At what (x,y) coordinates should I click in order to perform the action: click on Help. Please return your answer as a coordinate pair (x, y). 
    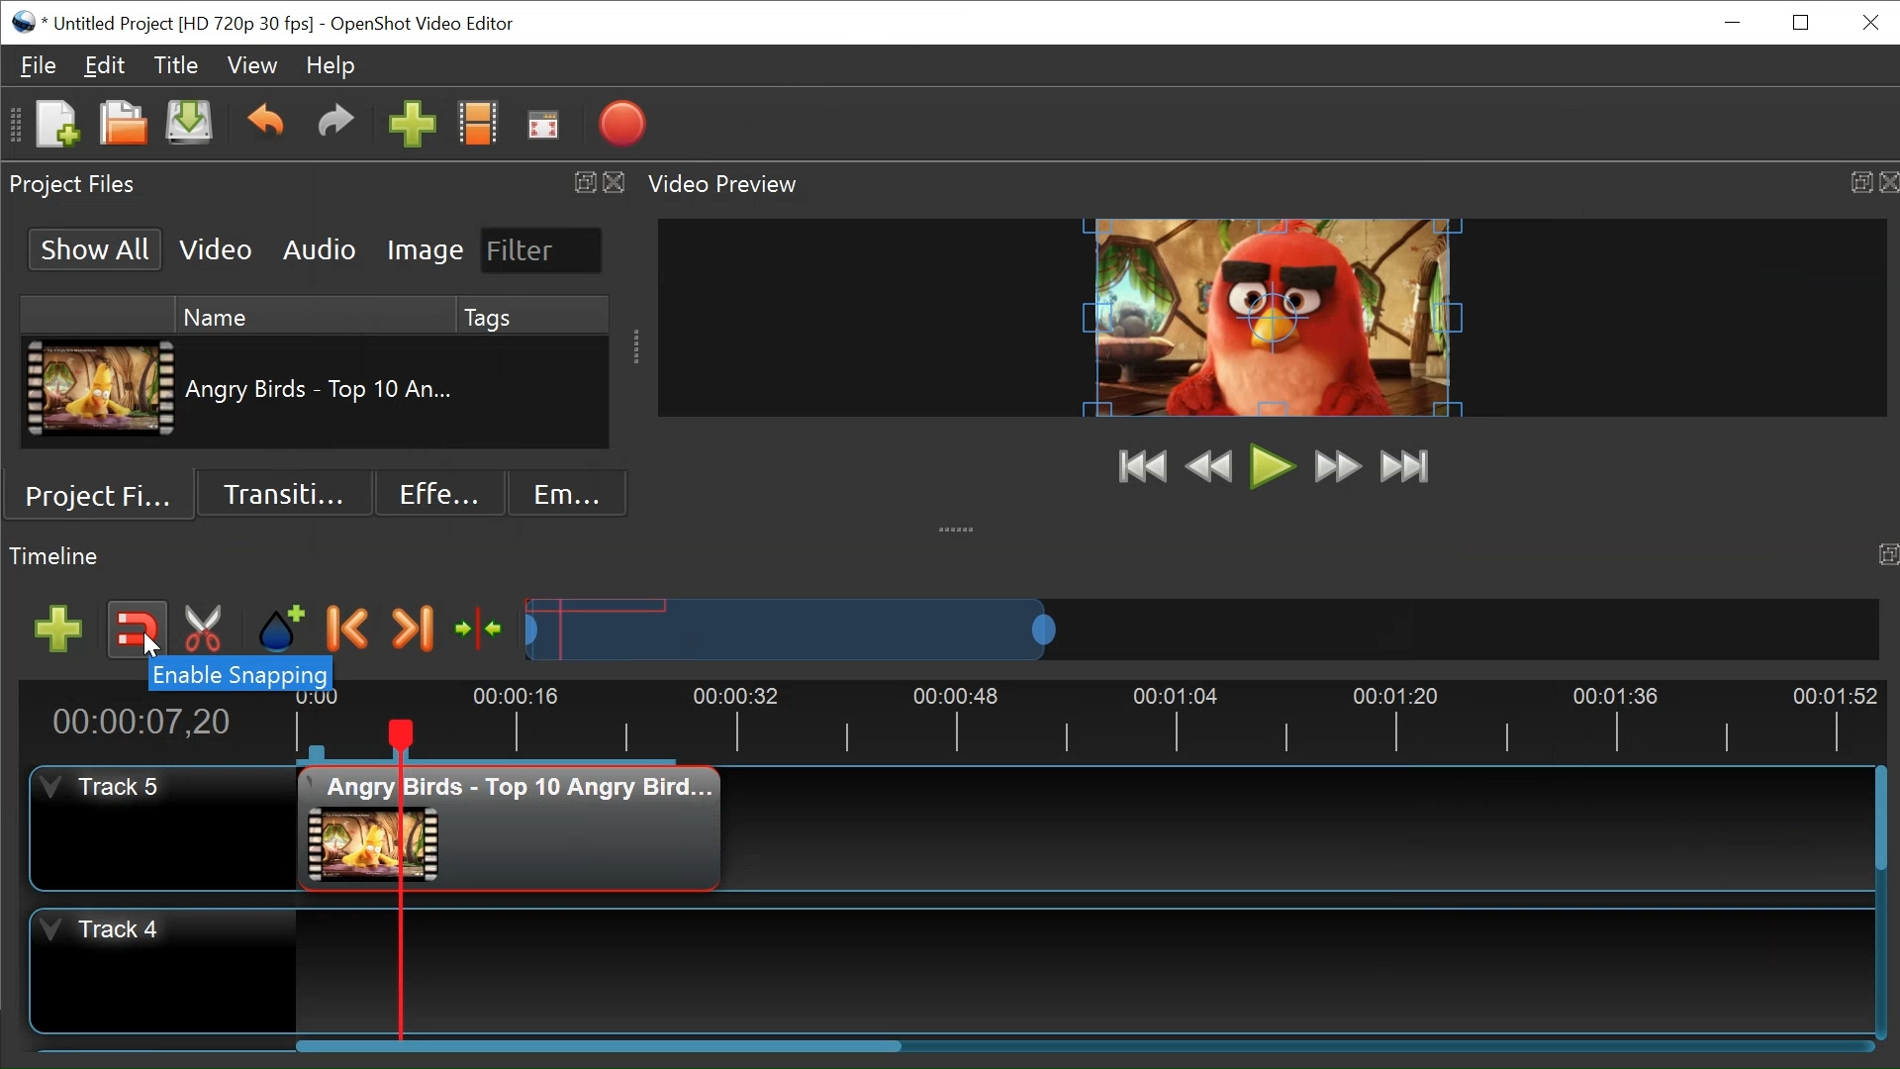
    Looking at the image, I should click on (335, 66).